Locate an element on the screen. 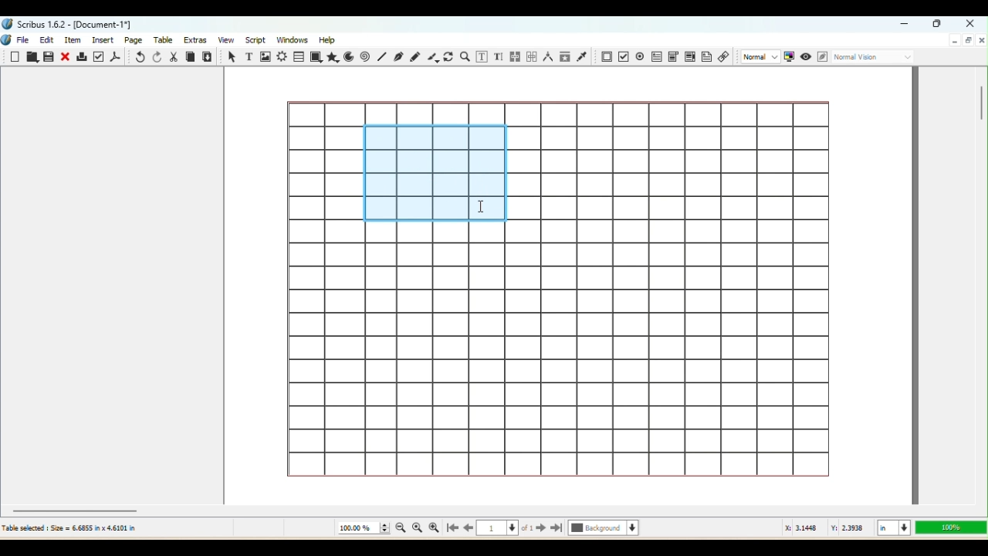 The height and width of the screenshot is (556, 988). File is located at coordinates (25, 39).